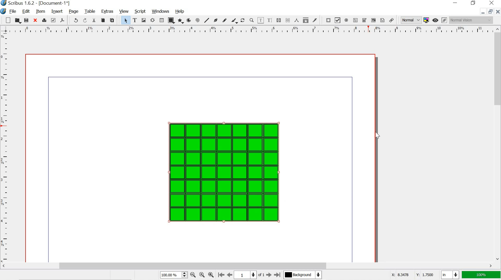 This screenshot has width=501, height=280. What do you see at coordinates (493, 3) in the screenshot?
I see `close` at bounding box center [493, 3].